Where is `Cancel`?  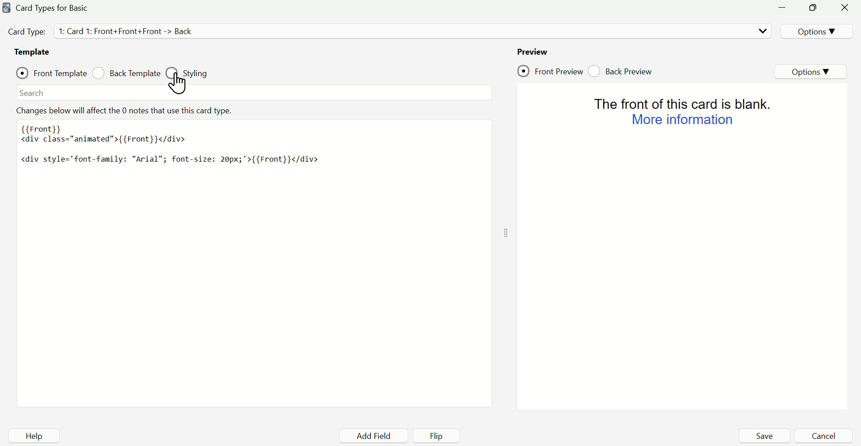 Cancel is located at coordinates (824, 436).